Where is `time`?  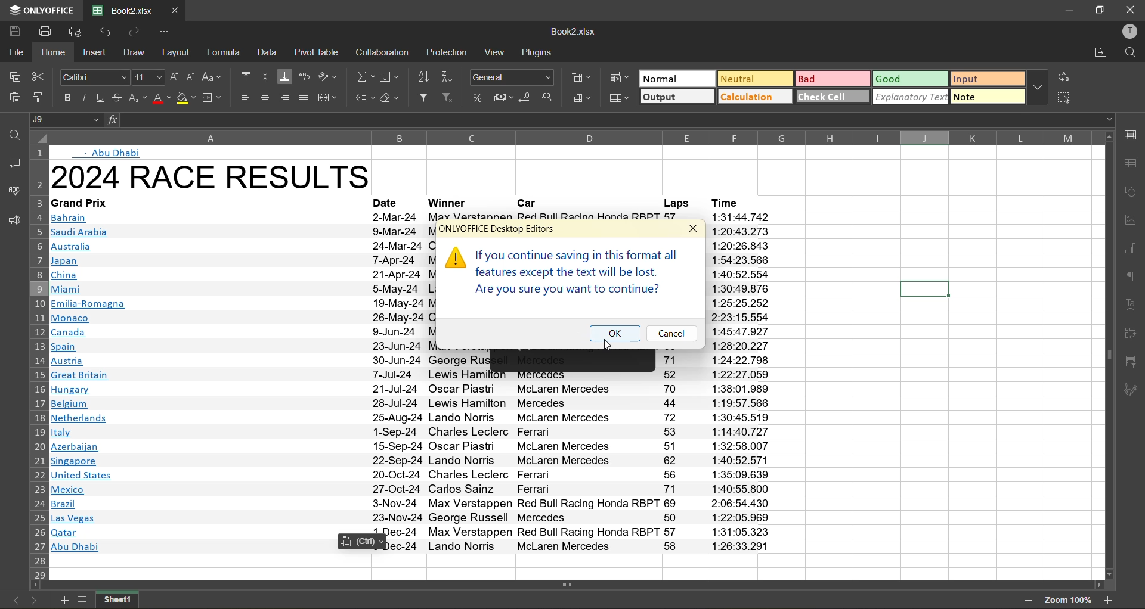 time is located at coordinates (734, 203).